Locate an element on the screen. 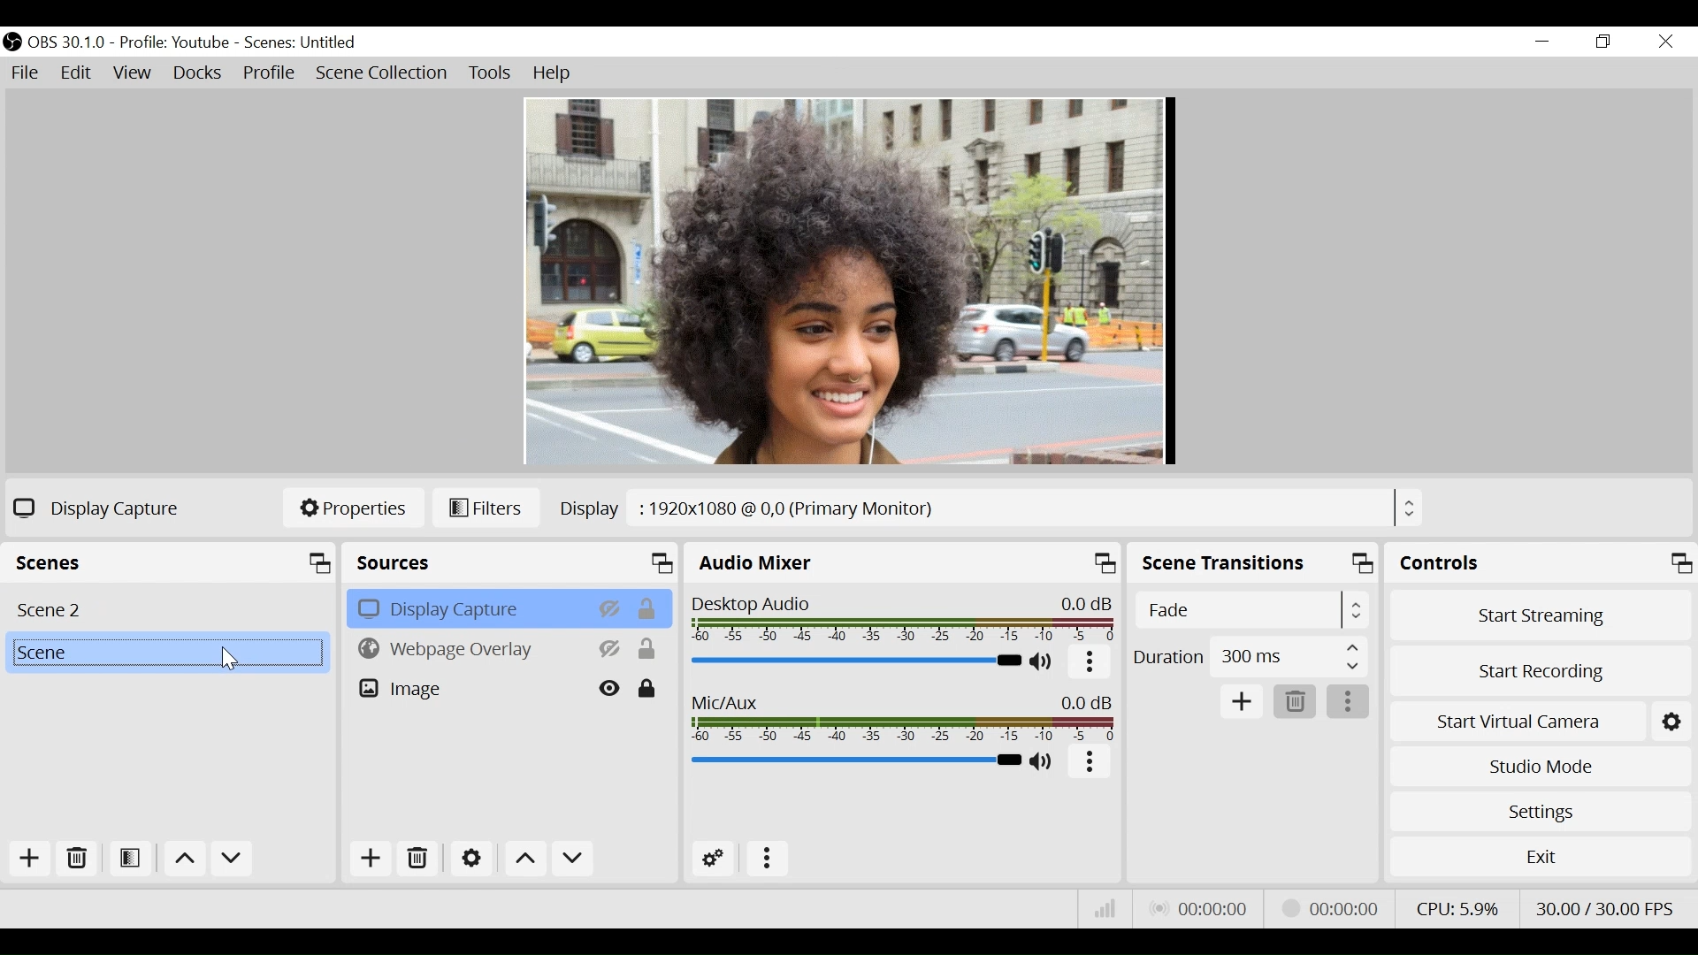  Desktop Audio Slider is located at coordinates (857, 662).